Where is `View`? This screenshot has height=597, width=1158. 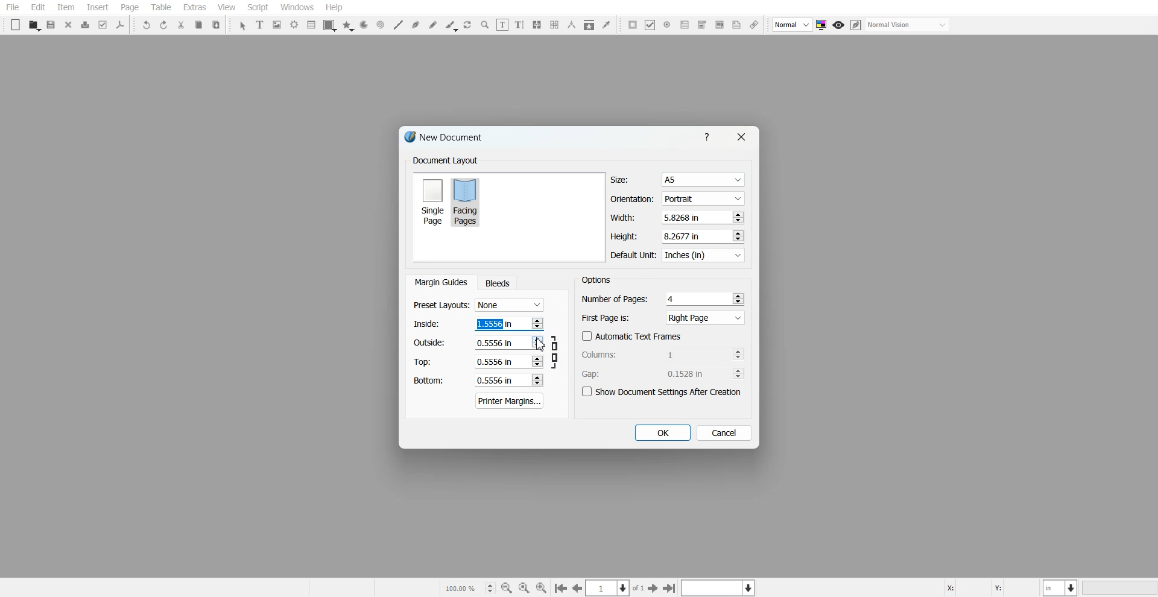
View is located at coordinates (226, 7).